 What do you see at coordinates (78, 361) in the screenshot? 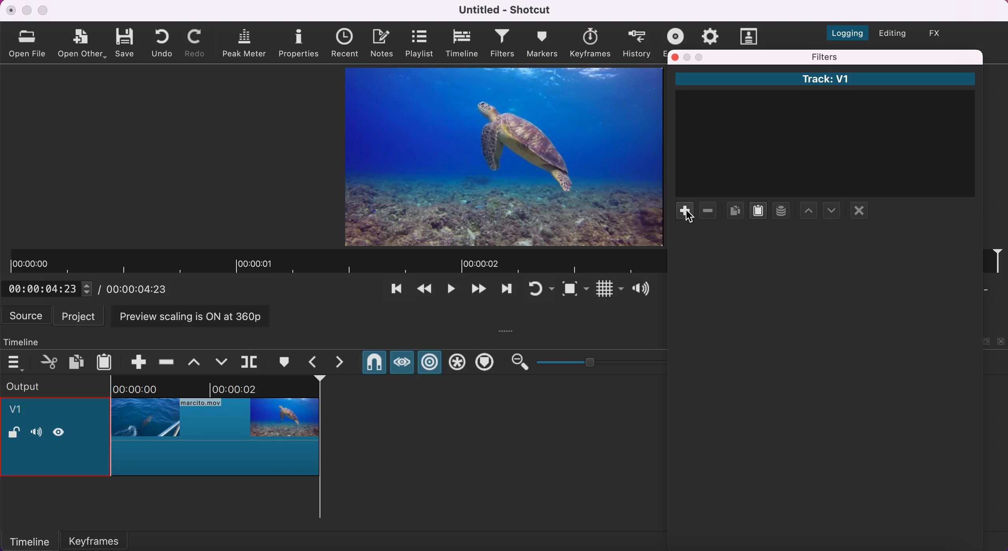
I see `copy` at bounding box center [78, 361].